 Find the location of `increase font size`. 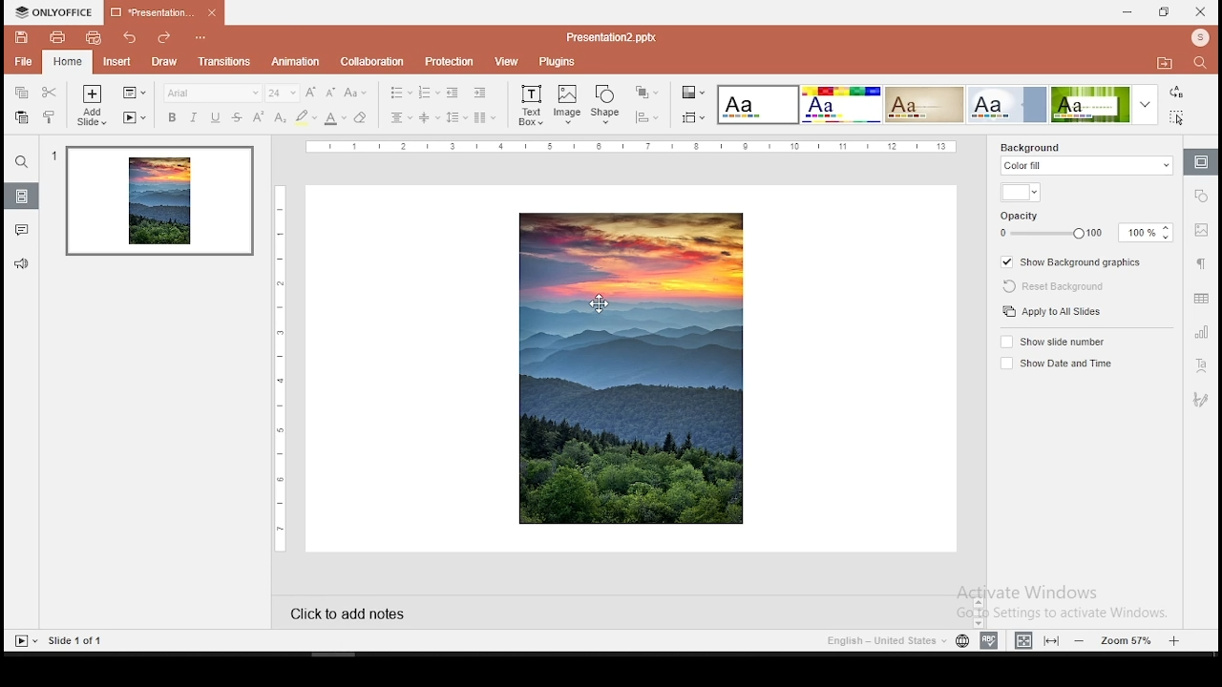

increase font size is located at coordinates (311, 92).